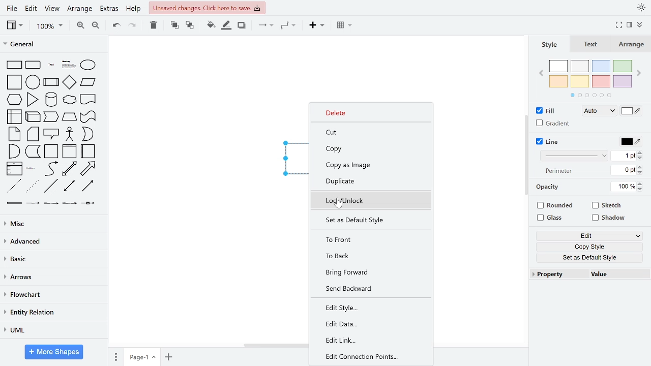  What do you see at coordinates (641, 7) in the screenshot?
I see `appearence` at bounding box center [641, 7].